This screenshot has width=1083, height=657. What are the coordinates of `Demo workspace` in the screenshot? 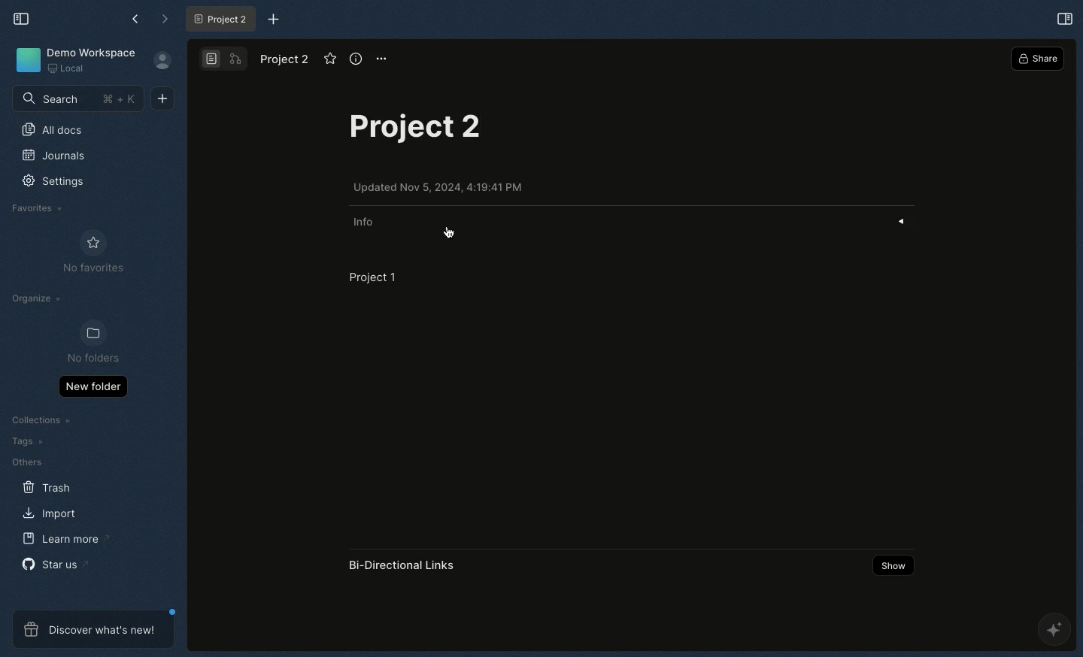 It's located at (91, 50).